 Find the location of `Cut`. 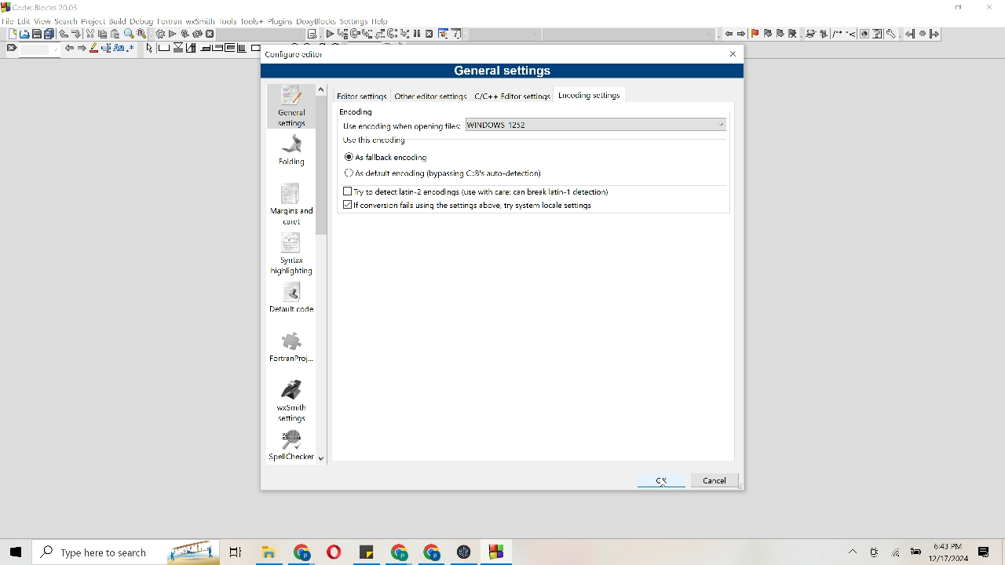

Cut is located at coordinates (109, 34).